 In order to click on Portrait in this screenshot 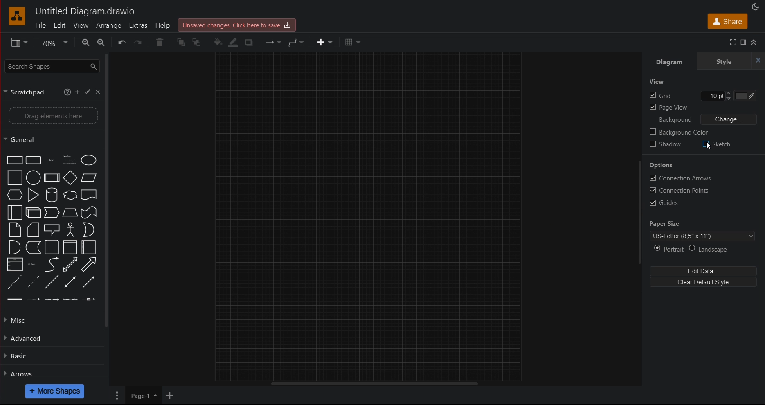, I will do `click(666, 249)`.